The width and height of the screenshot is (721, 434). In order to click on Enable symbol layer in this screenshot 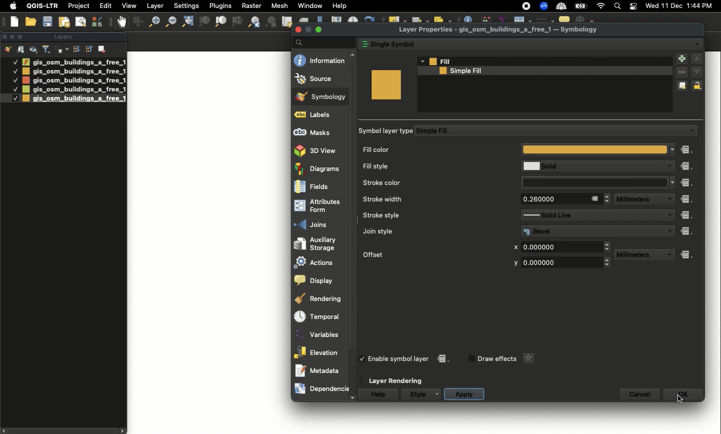, I will do `click(400, 358)`.